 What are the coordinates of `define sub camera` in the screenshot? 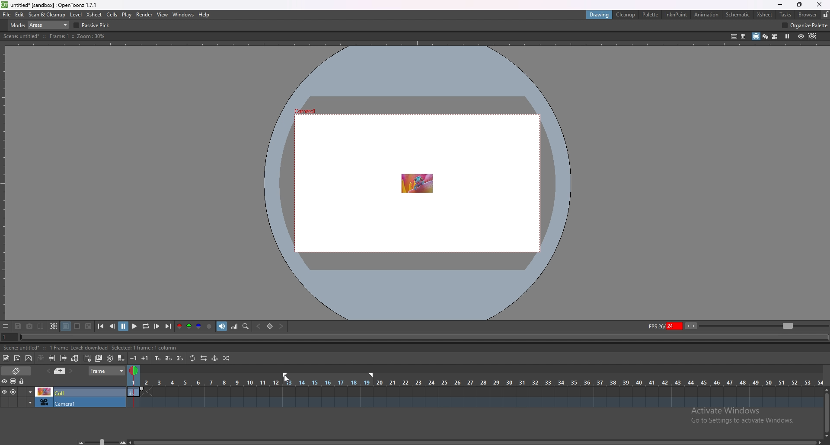 It's located at (54, 326).